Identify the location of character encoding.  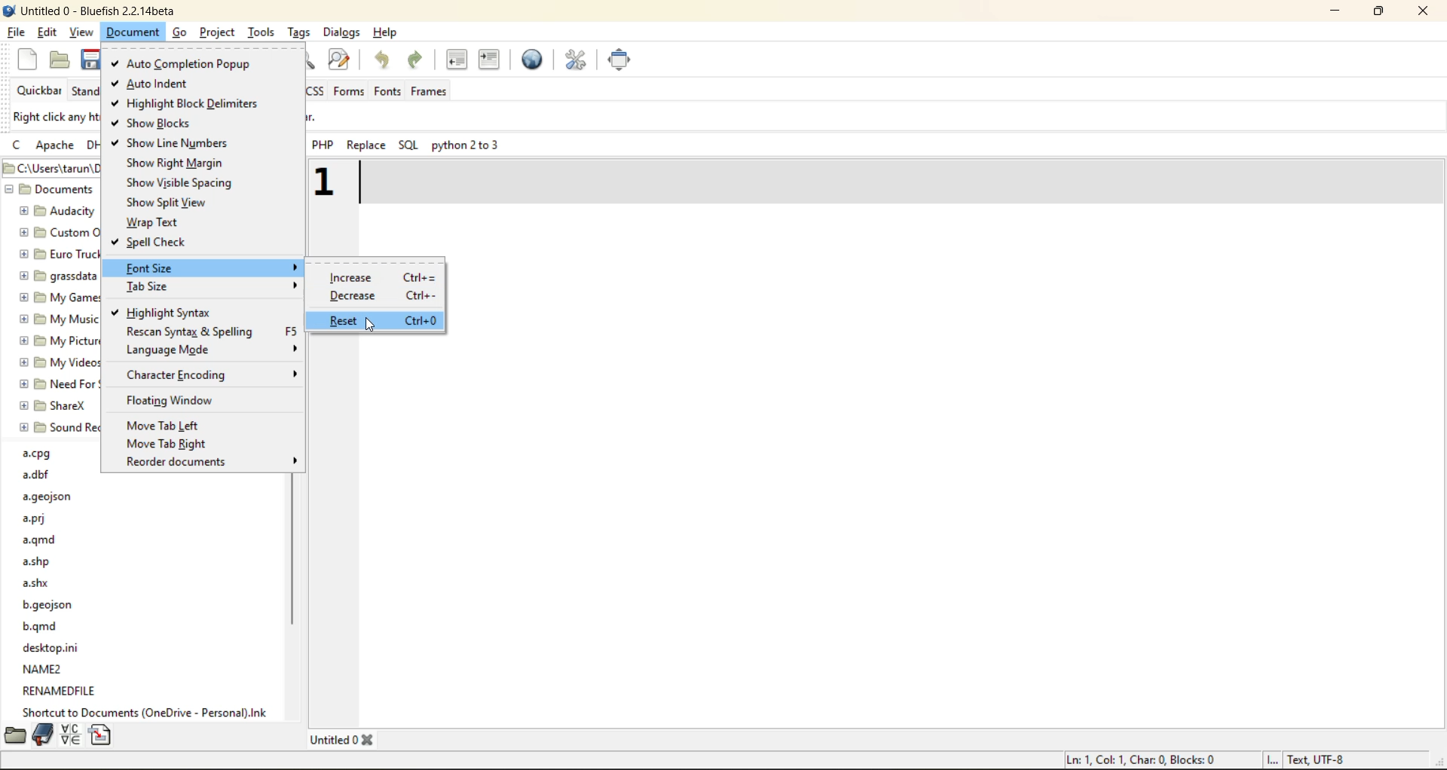
(179, 374).